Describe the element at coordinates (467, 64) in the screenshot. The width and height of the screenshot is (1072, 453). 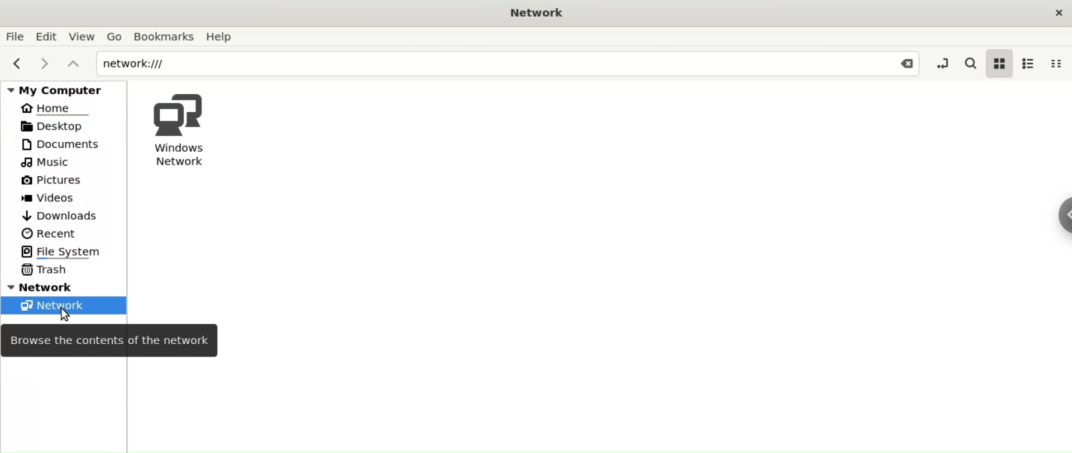
I see `network:///` at that location.